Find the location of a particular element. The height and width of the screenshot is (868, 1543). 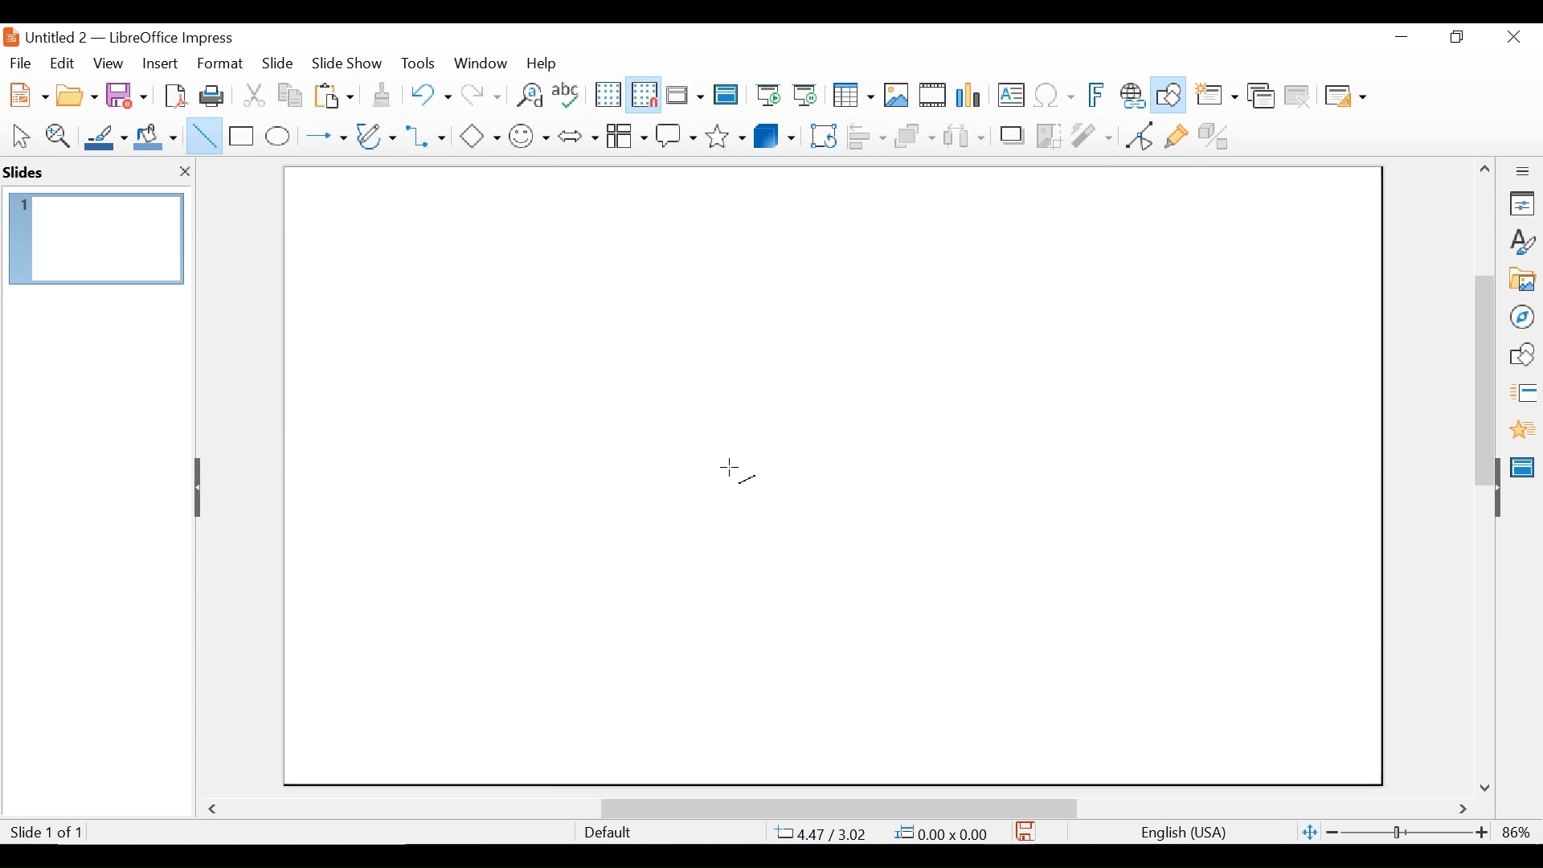

Properties is located at coordinates (1522, 203).